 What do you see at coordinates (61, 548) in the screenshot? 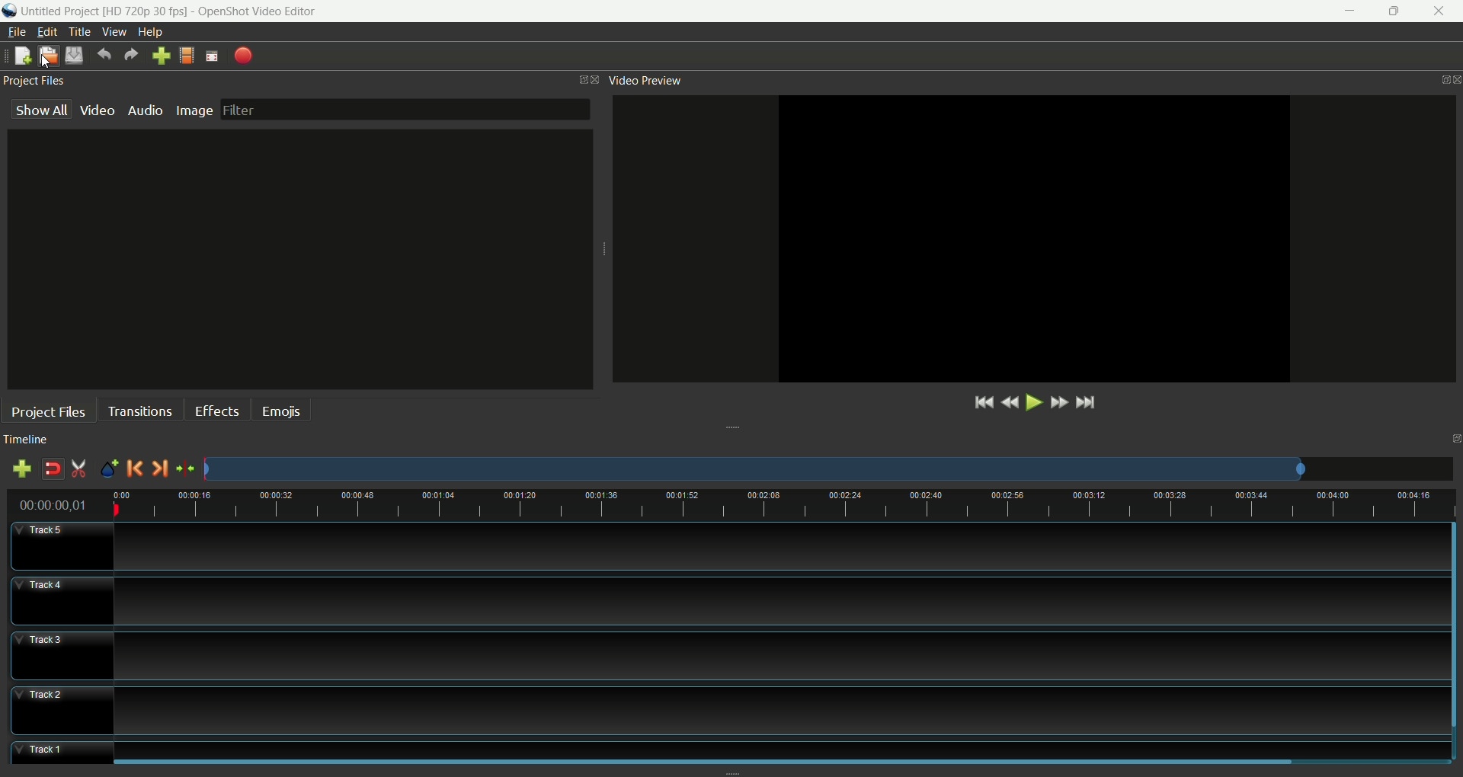
I see `track5` at bounding box center [61, 548].